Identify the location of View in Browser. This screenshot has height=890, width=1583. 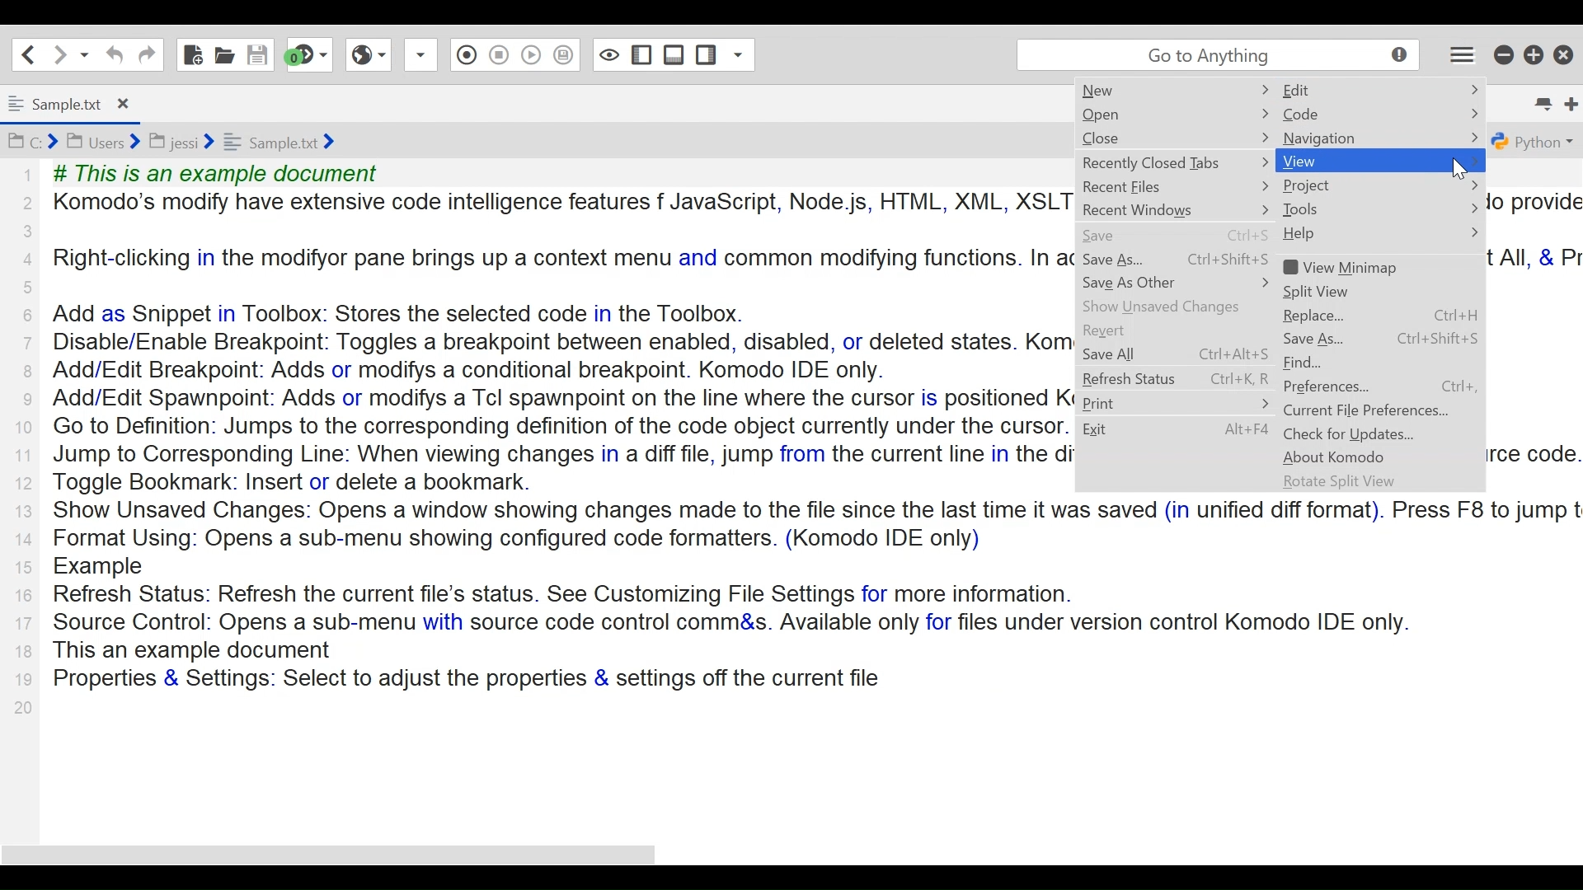
(369, 54).